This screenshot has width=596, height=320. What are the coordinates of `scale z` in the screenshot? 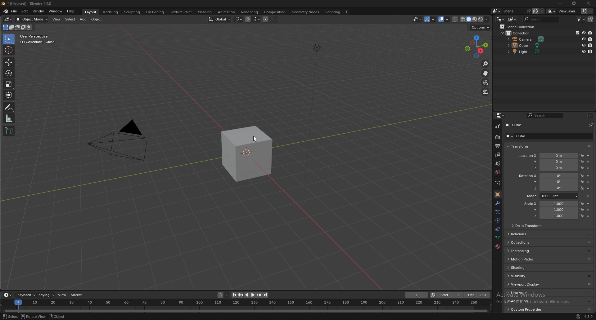 It's located at (550, 216).